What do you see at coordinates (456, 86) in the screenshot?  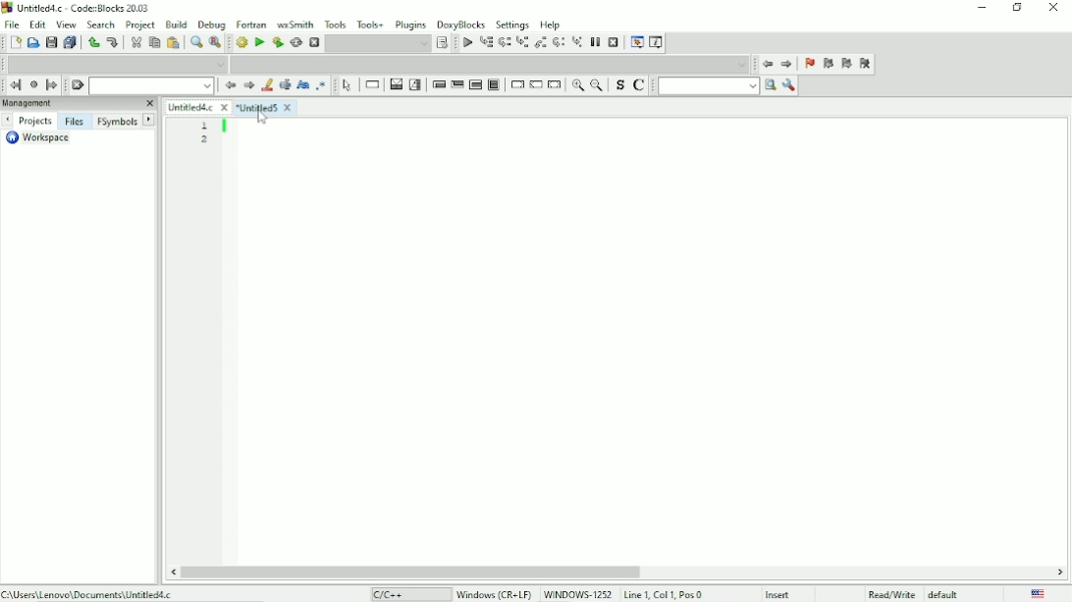 I see `Exit condition loop` at bounding box center [456, 86].